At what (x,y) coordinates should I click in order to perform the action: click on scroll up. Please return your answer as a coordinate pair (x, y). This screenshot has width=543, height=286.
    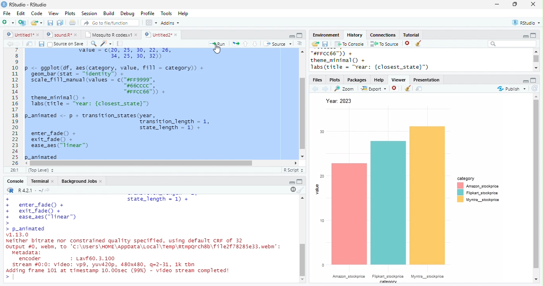
    Looking at the image, I should click on (536, 96).